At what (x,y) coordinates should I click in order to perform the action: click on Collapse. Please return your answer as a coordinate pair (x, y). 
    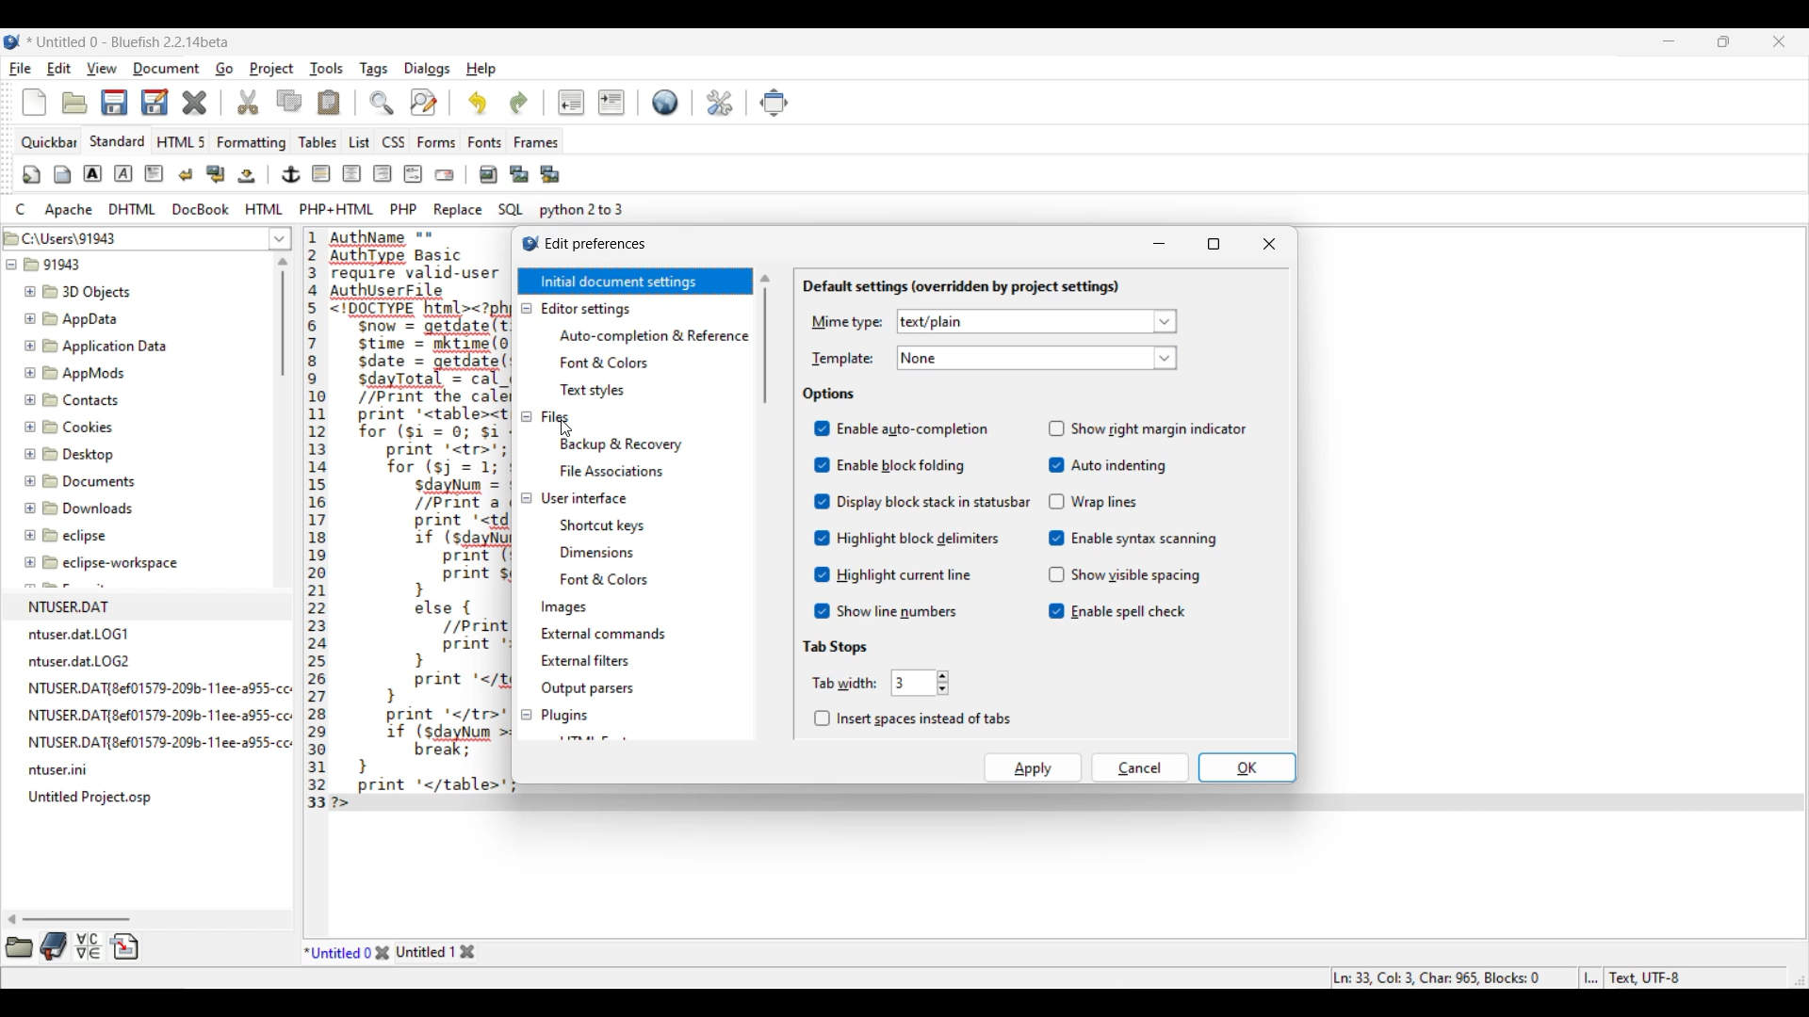
    Looking at the image, I should click on (527, 512).